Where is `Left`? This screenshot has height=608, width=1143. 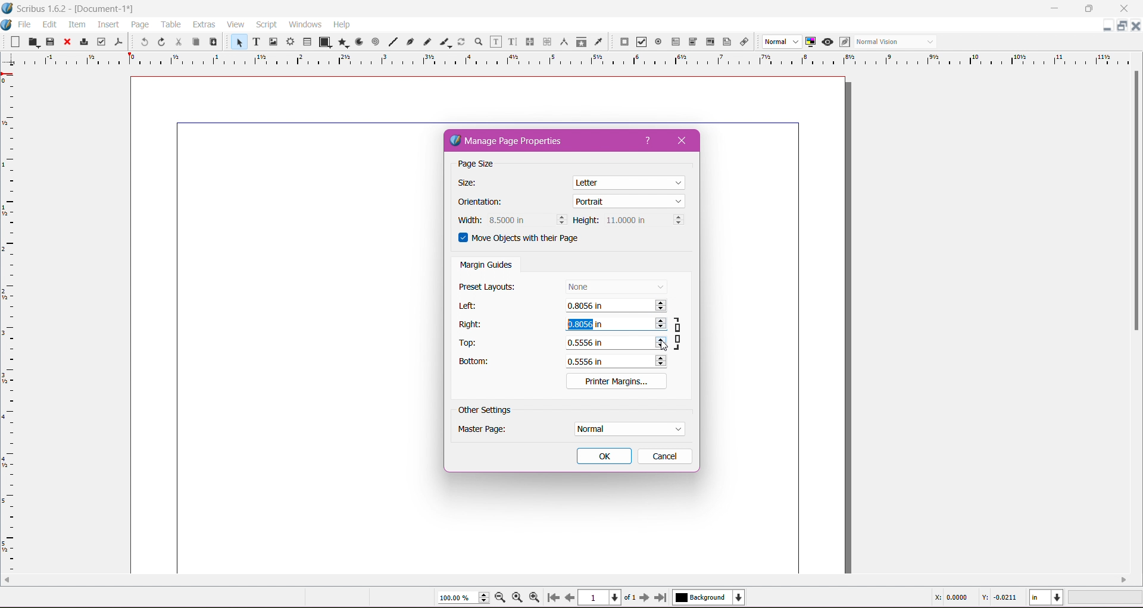 Left is located at coordinates (470, 306).